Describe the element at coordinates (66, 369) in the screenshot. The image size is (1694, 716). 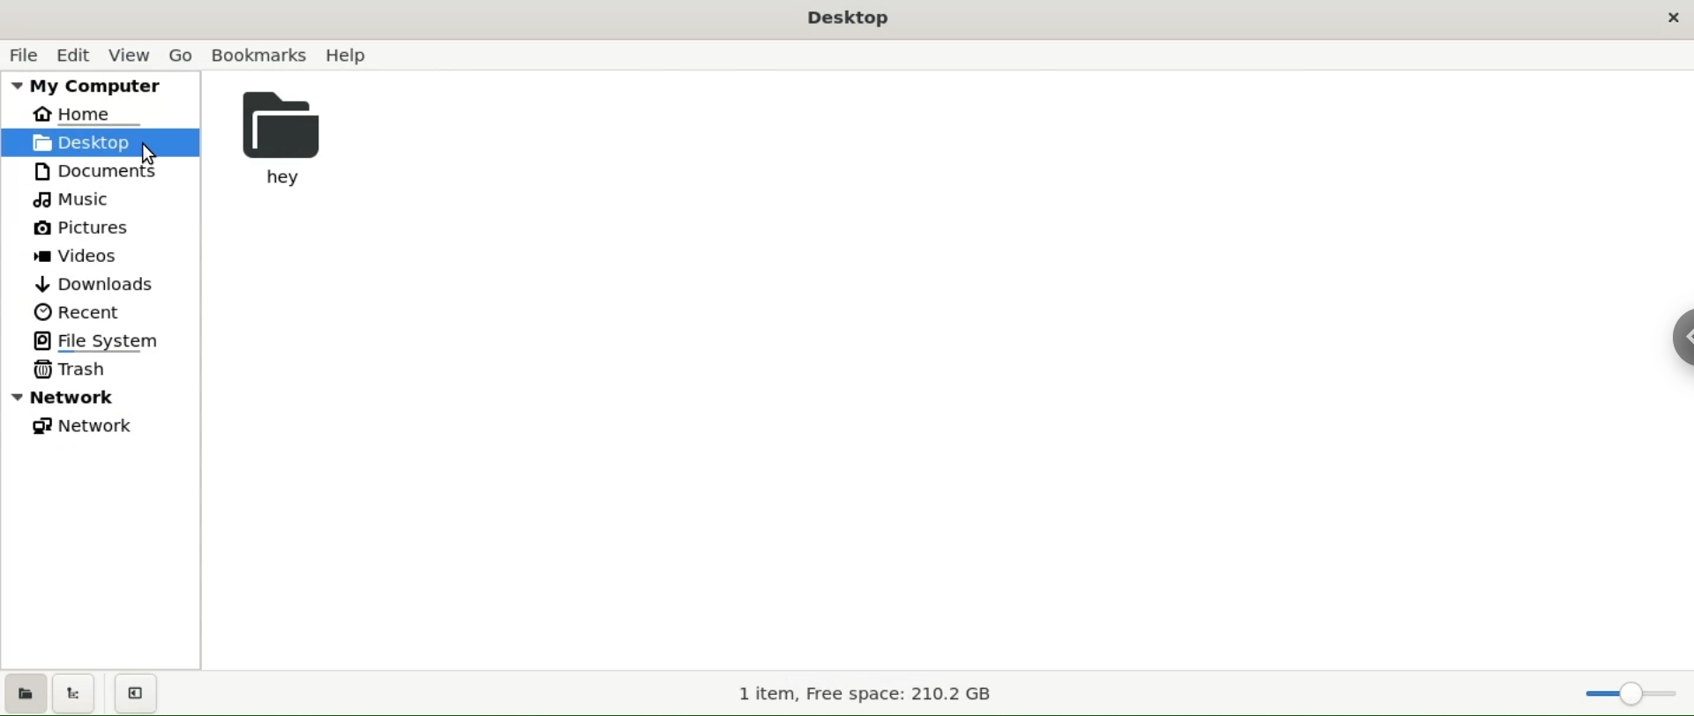
I see `trash` at that location.